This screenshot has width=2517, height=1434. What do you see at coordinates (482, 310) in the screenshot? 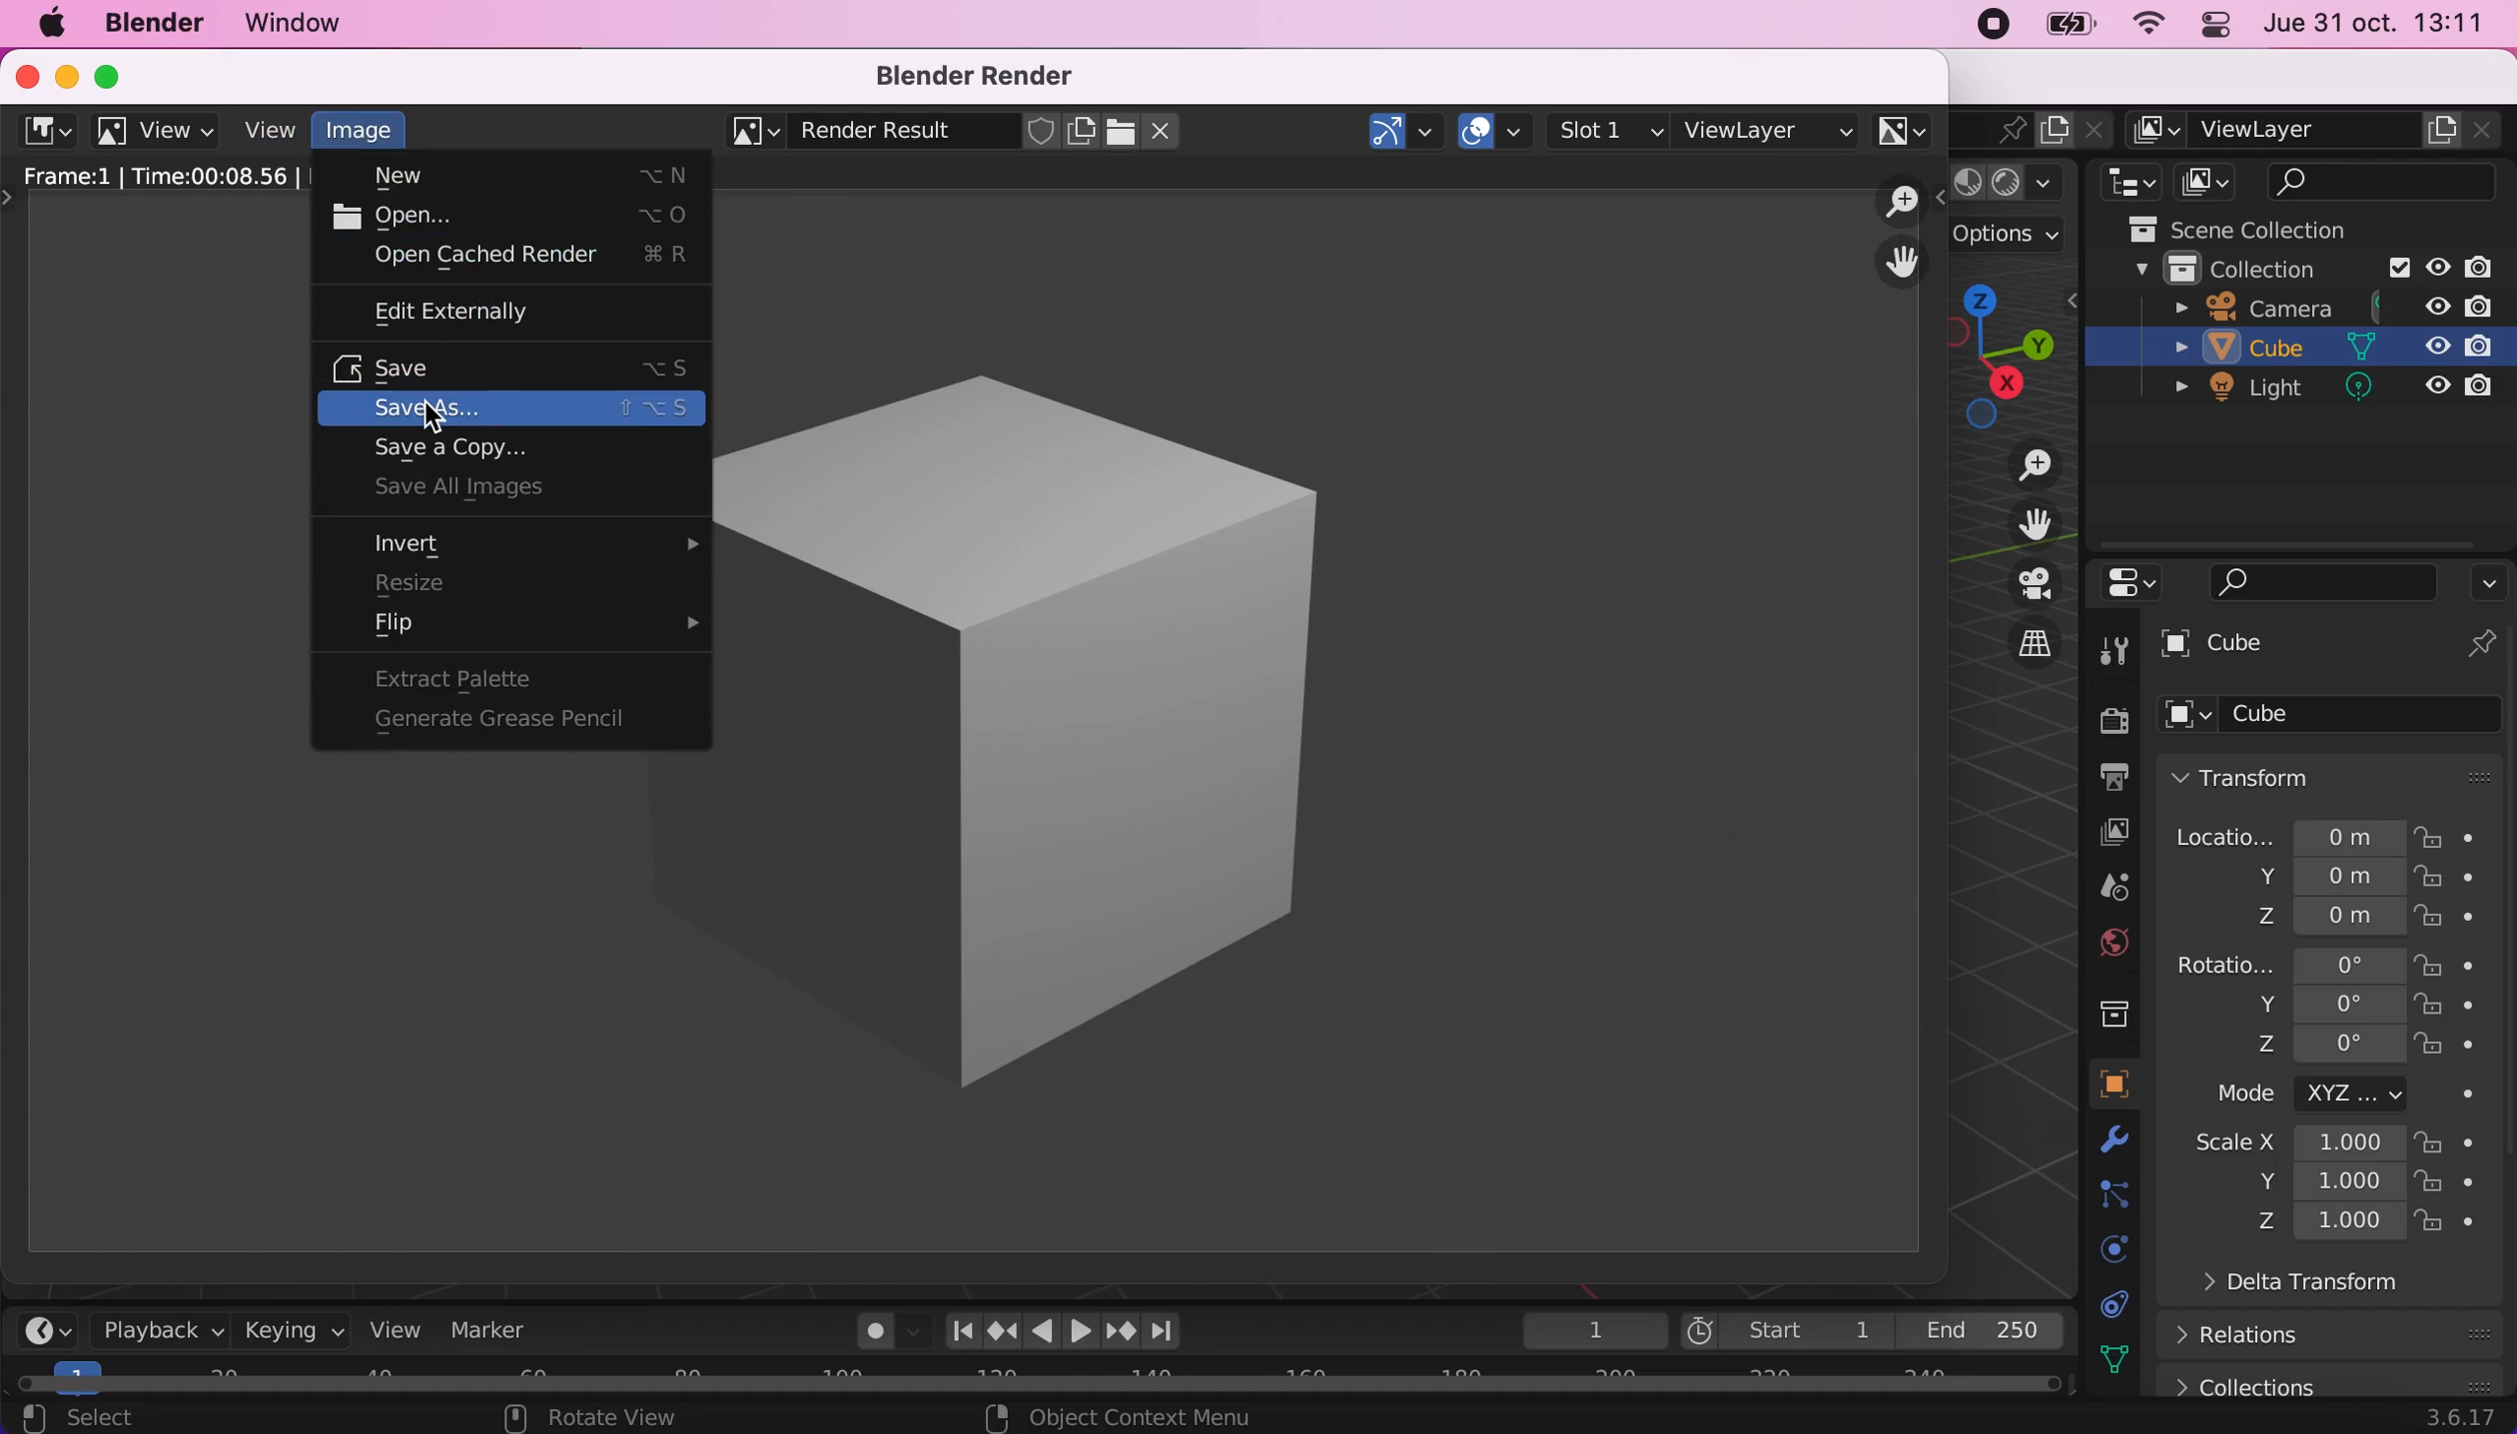
I see `edit externally` at bounding box center [482, 310].